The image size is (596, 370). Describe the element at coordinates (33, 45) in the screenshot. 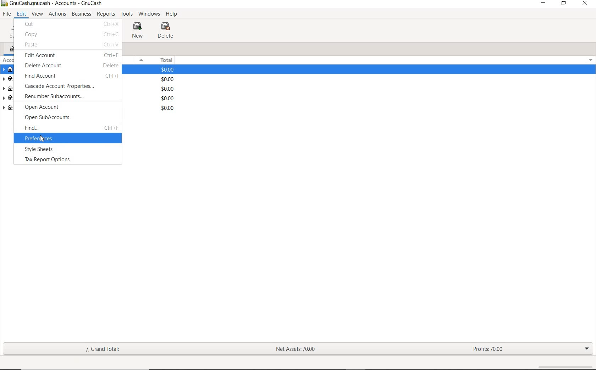

I see `paste` at that location.